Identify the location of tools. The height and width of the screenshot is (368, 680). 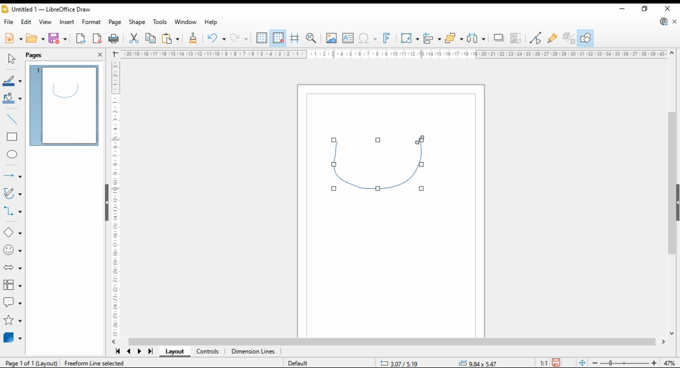
(160, 22).